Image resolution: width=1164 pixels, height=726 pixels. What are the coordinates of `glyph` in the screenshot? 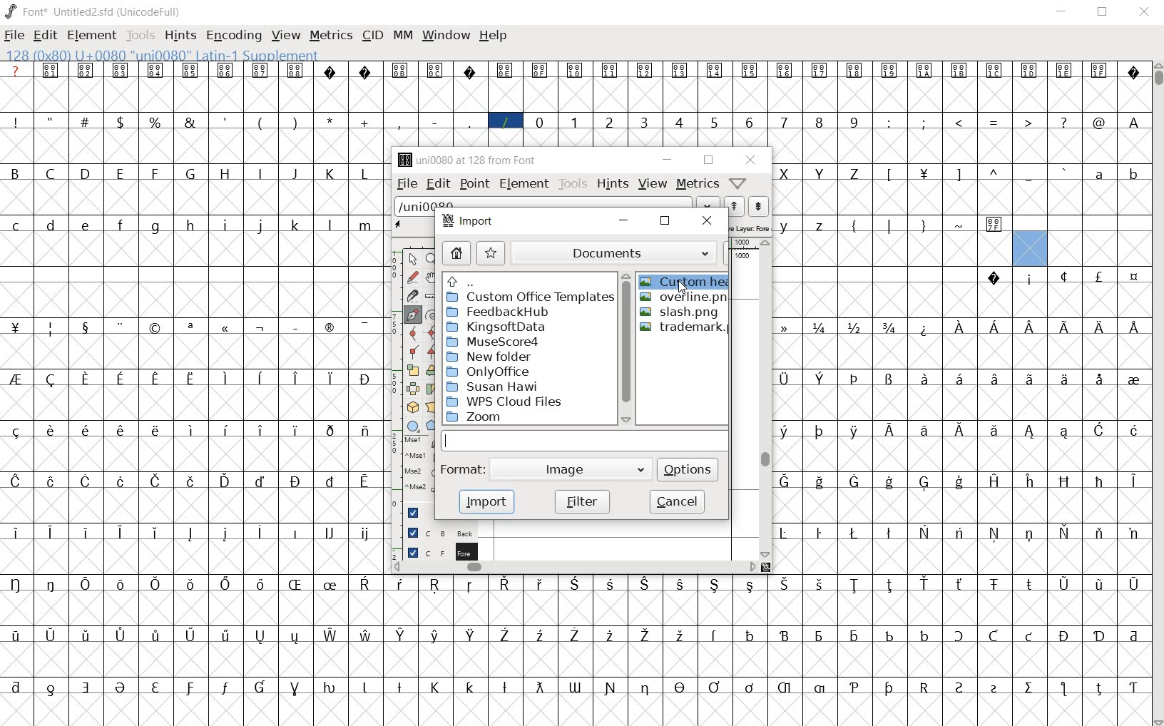 It's located at (1099, 429).